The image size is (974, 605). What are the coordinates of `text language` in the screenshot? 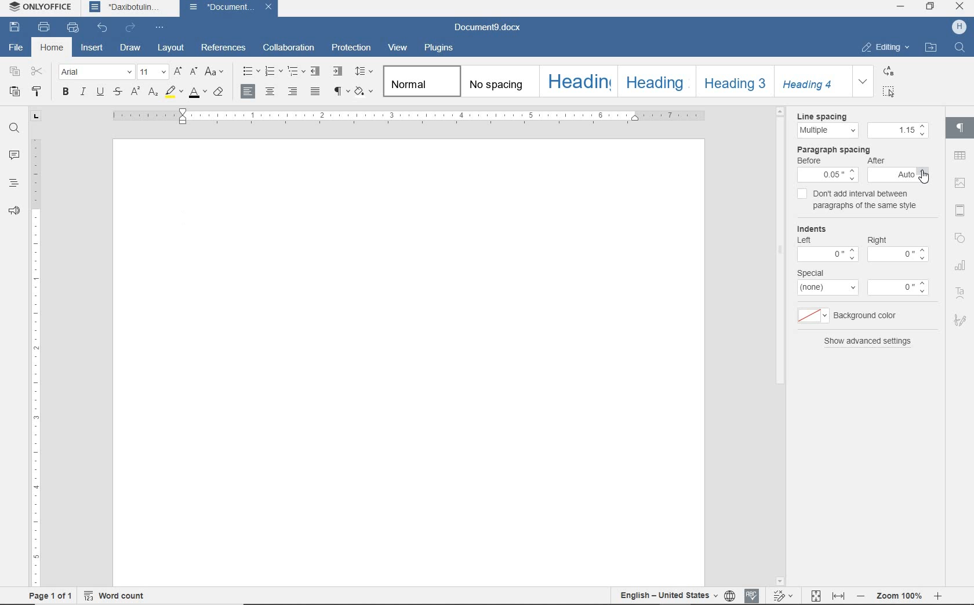 It's located at (666, 596).